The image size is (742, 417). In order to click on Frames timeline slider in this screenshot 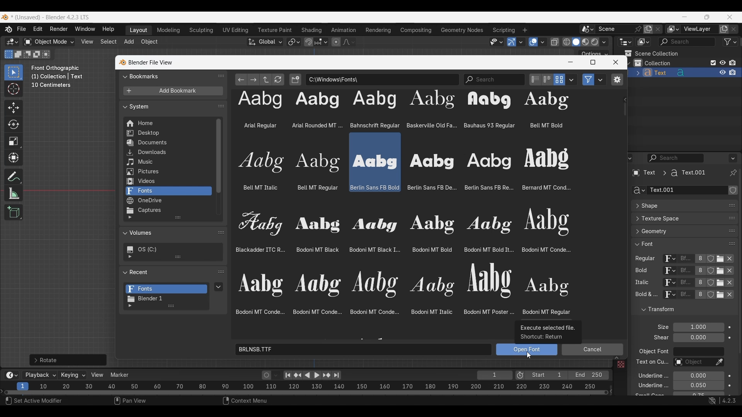, I will do `click(306, 393)`.